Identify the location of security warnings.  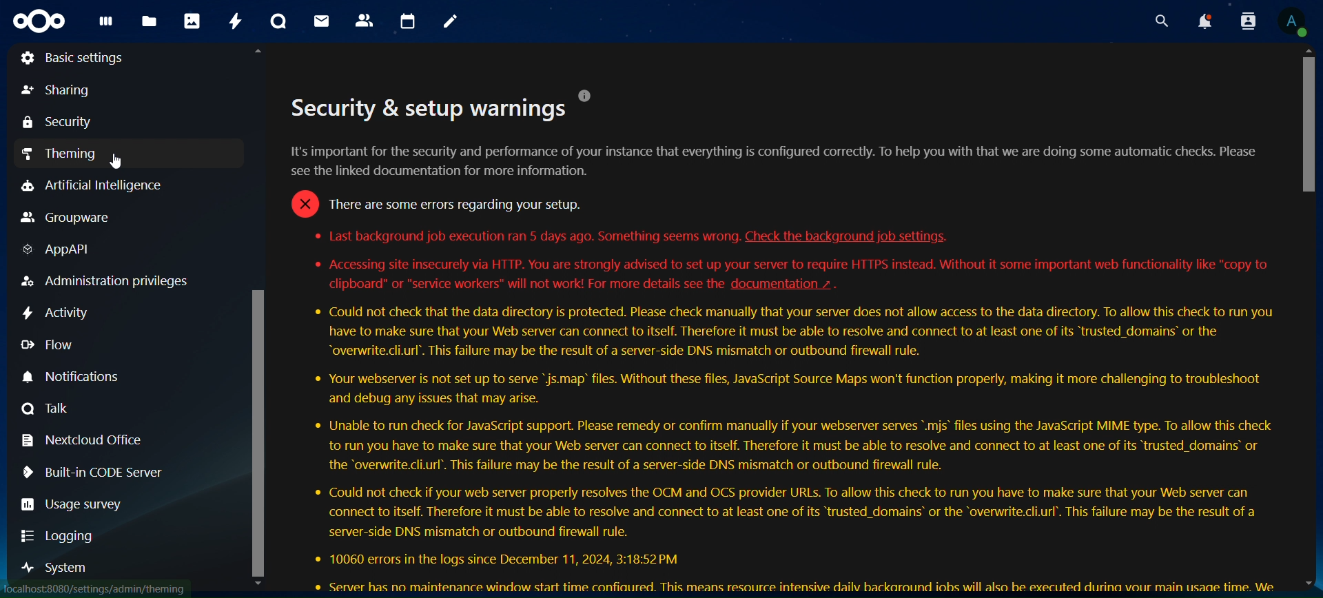
(784, 341).